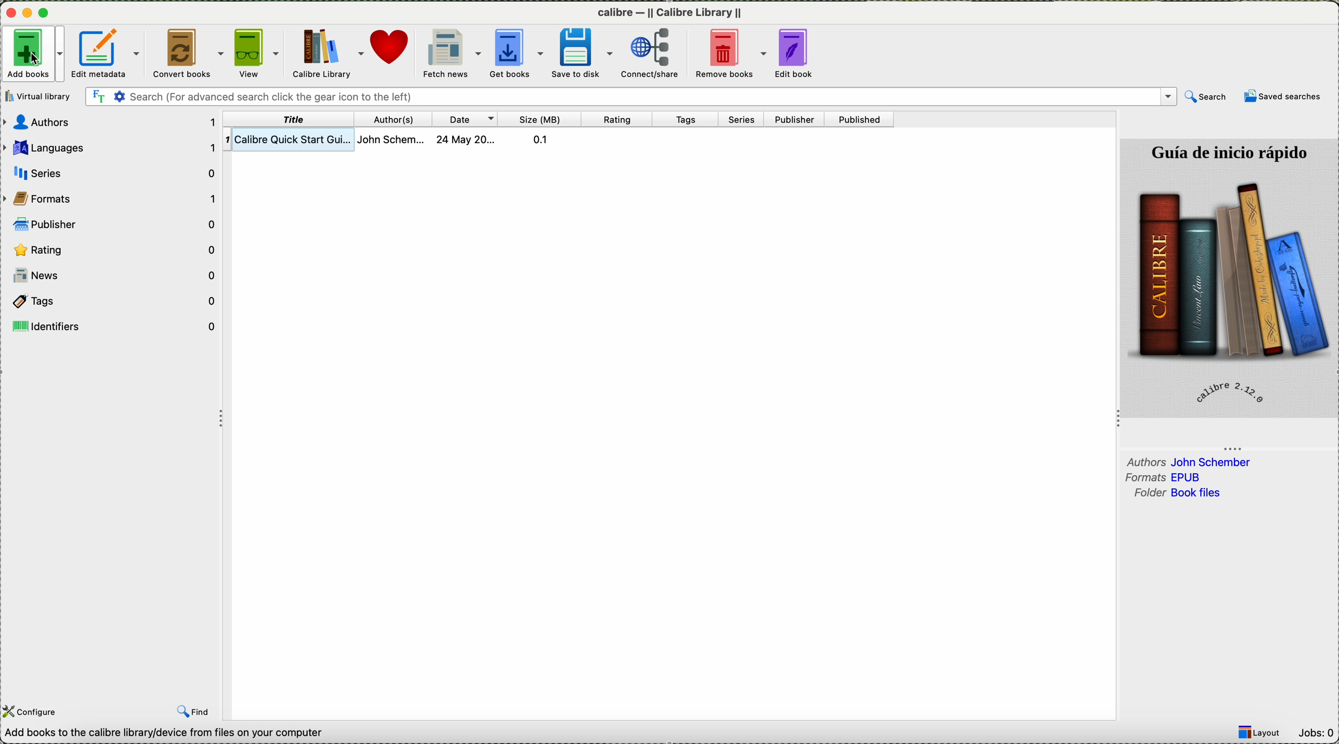 The height and width of the screenshot is (744, 1339). What do you see at coordinates (397, 119) in the screenshot?
I see `author(s)` at bounding box center [397, 119].